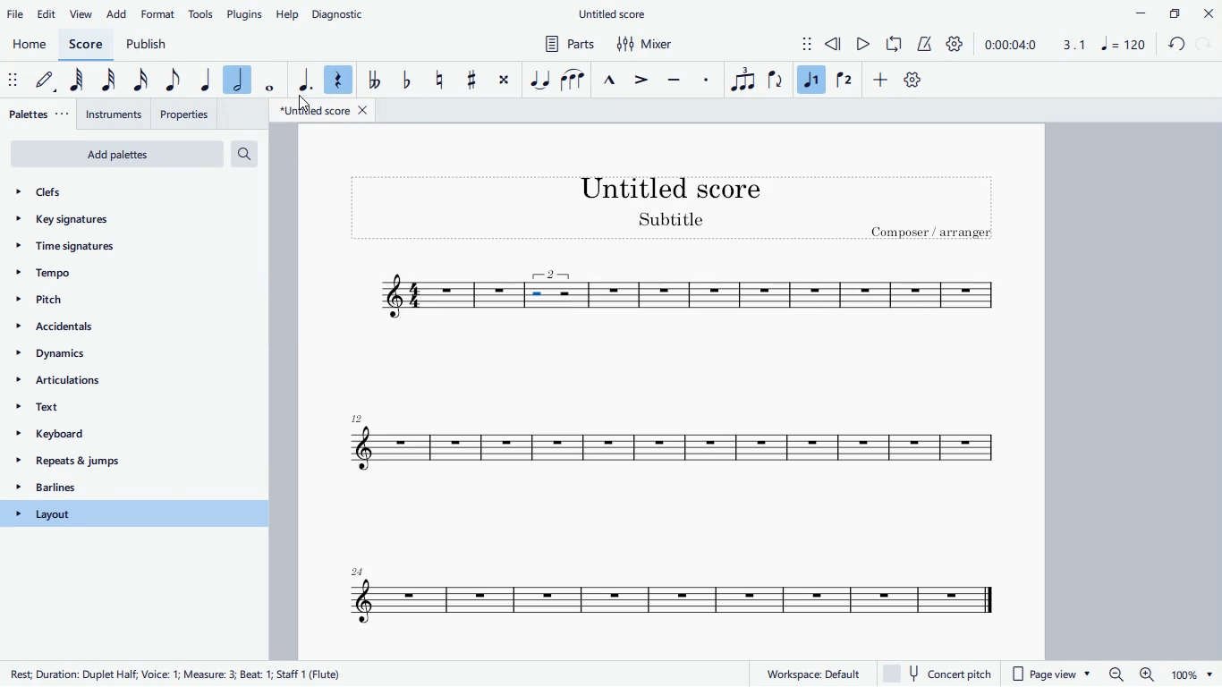 Image resolution: width=1222 pixels, height=687 pixels. Describe the element at coordinates (895, 44) in the screenshot. I see `loop playback` at that location.